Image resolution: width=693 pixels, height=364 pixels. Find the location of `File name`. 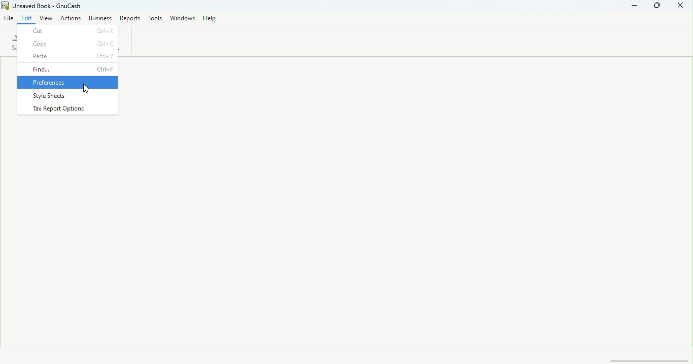

File name is located at coordinates (53, 6).